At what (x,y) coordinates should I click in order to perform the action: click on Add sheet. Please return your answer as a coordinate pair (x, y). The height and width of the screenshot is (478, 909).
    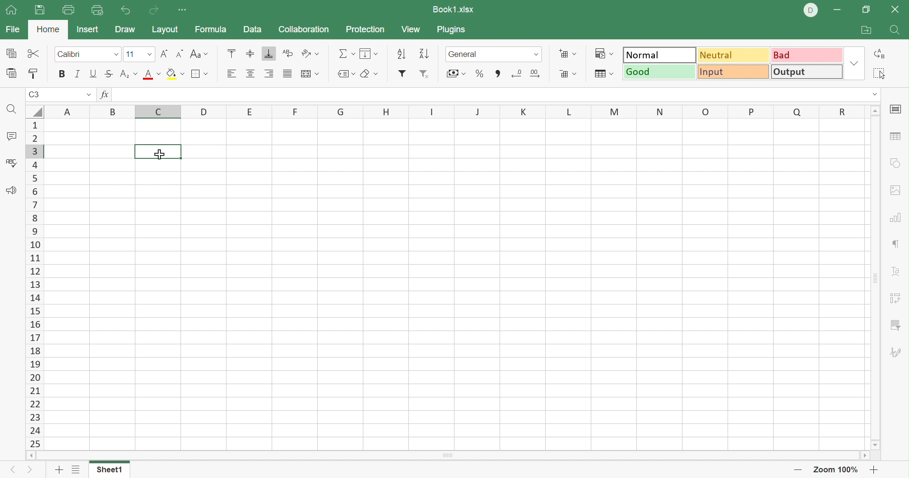
    Looking at the image, I should click on (60, 469).